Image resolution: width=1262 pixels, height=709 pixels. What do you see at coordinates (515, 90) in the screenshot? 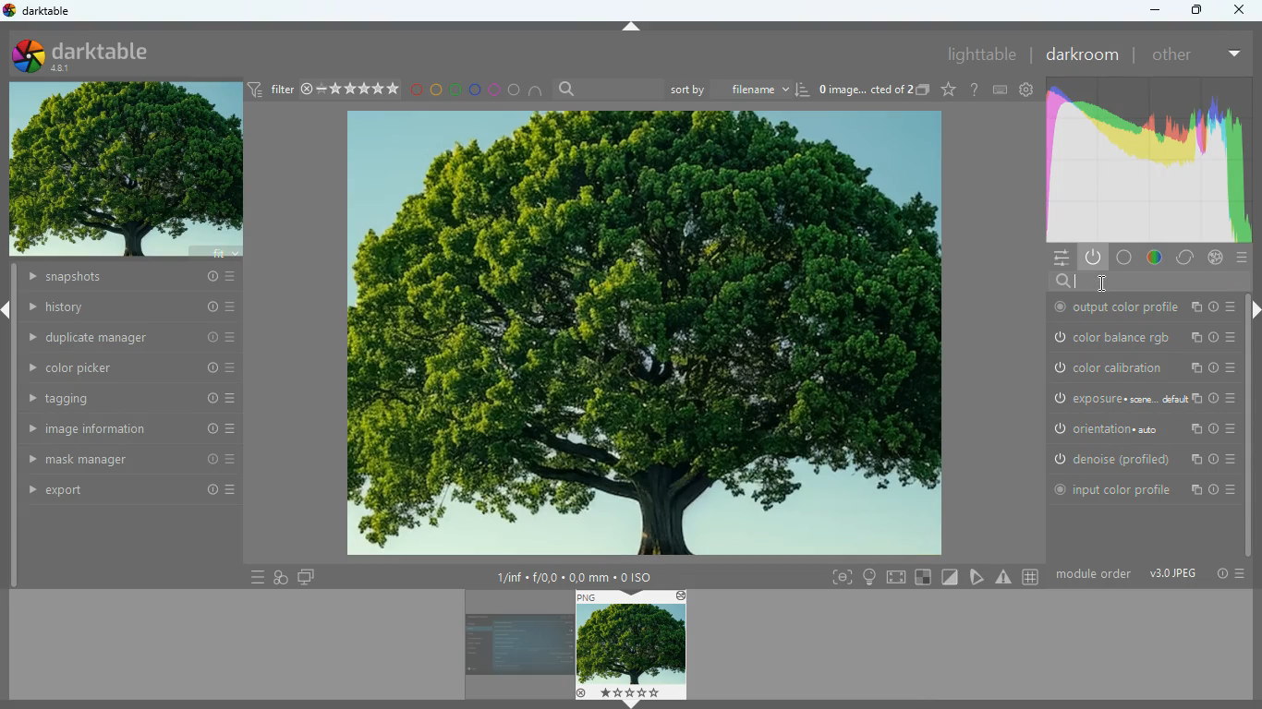
I see `circle` at bounding box center [515, 90].